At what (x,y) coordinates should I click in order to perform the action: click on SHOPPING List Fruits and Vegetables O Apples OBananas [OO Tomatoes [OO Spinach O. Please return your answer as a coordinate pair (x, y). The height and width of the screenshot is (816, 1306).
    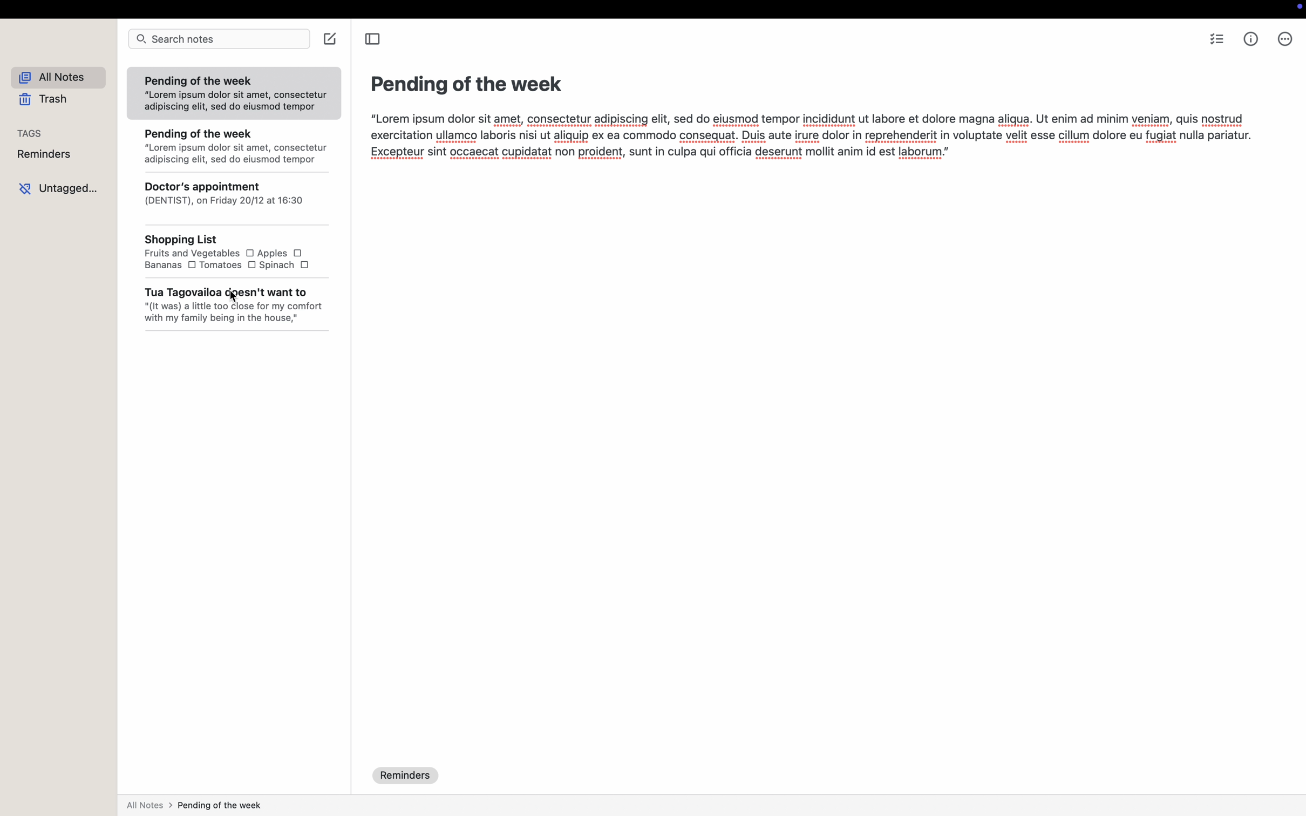
    Looking at the image, I should click on (234, 253).